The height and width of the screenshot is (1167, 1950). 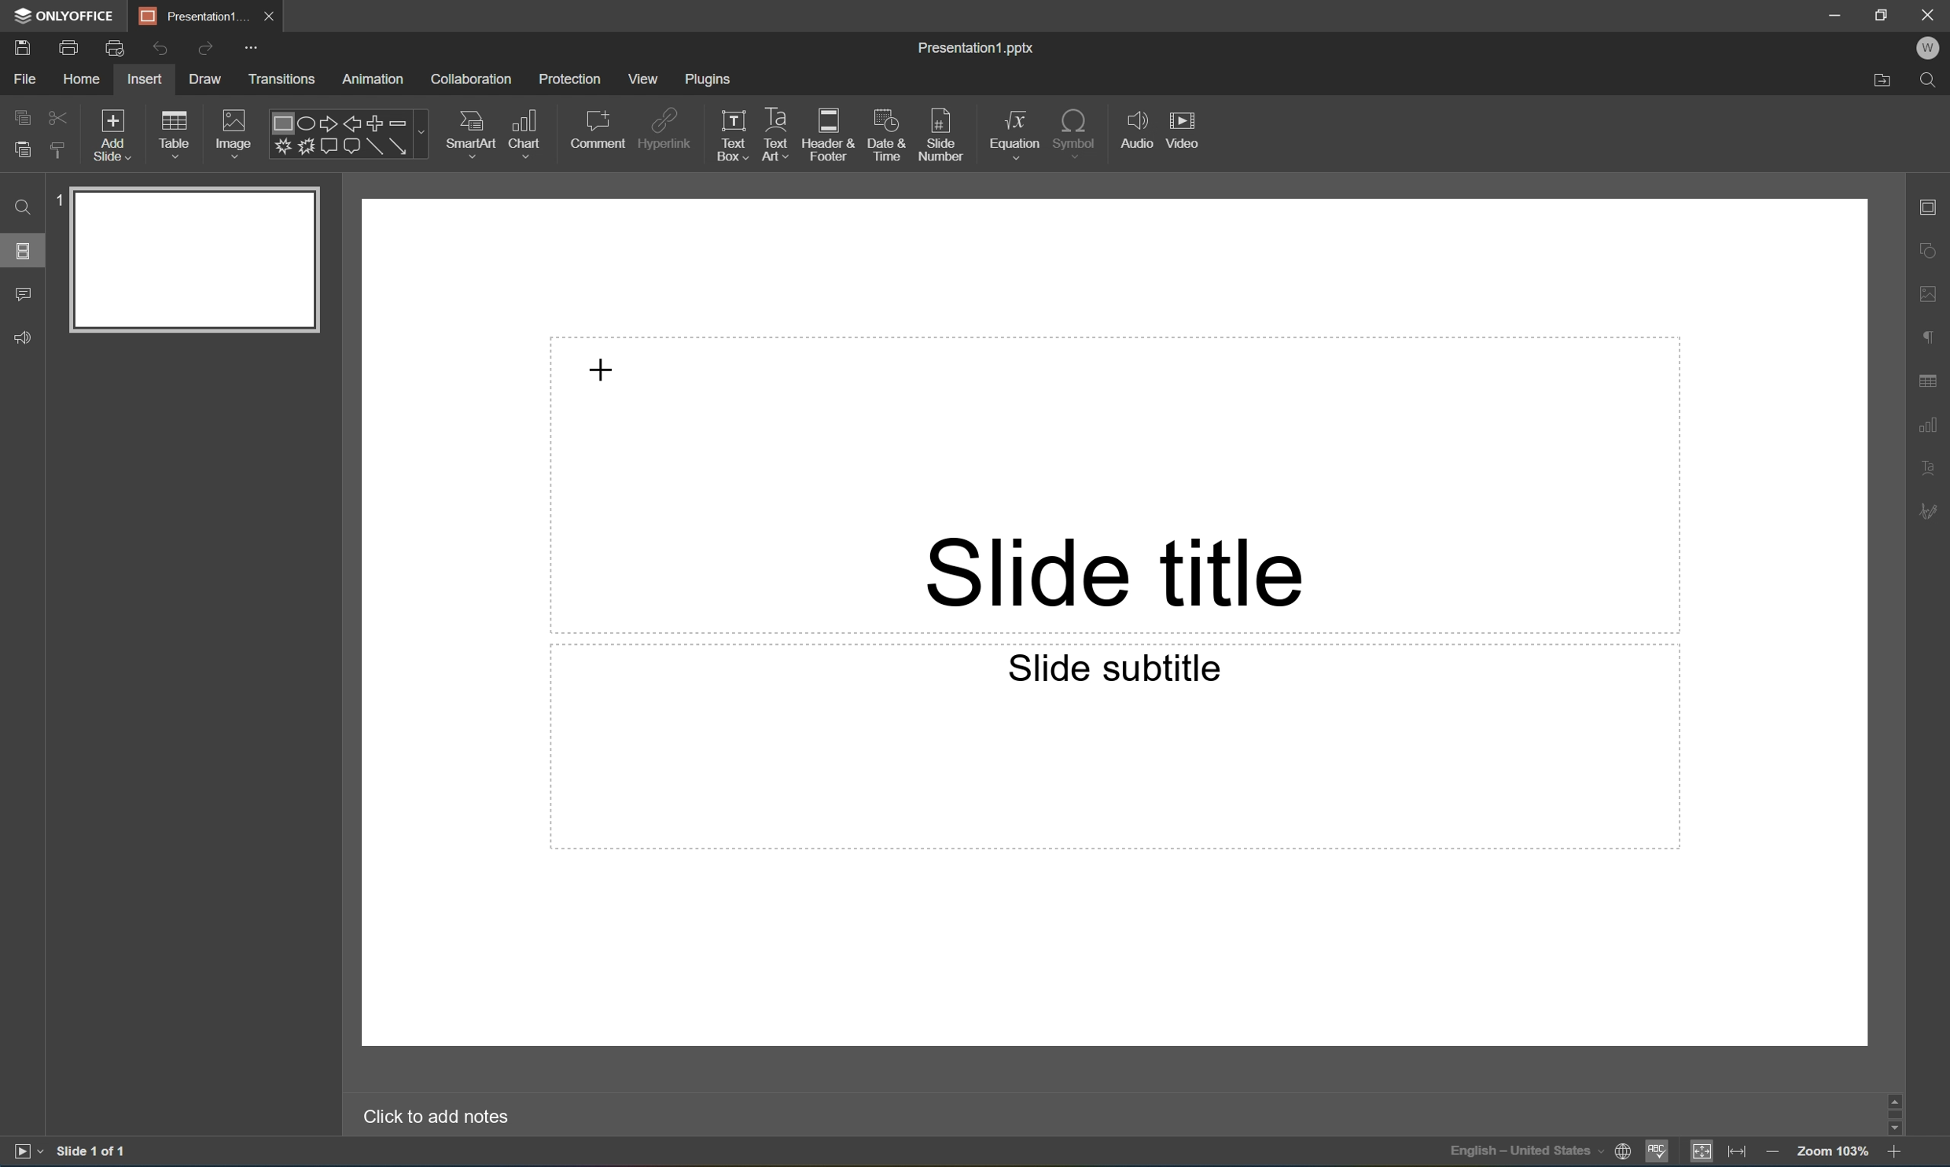 I want to click on Open file location, so click(x=1883, y=83).